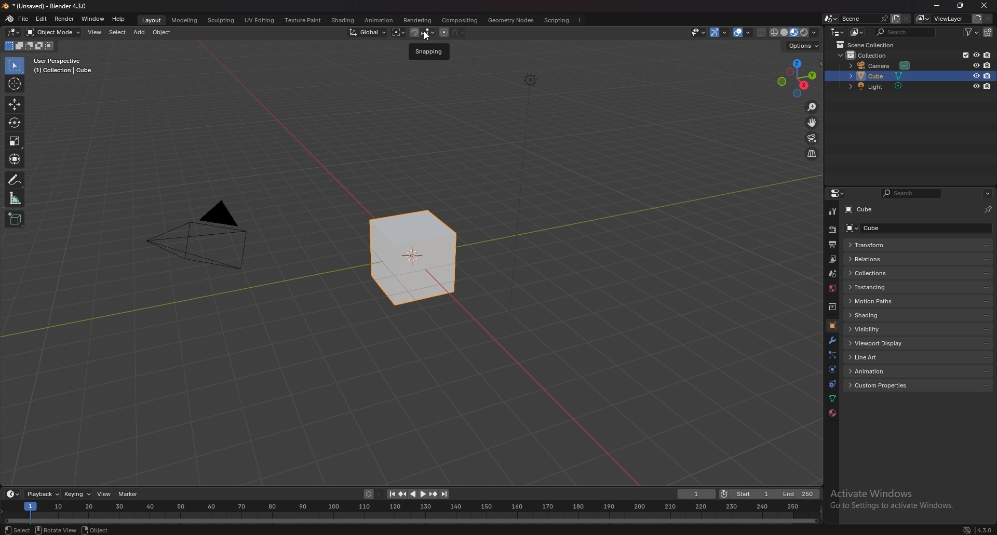 The height and width of the screenshot is (535, 997). I want to click on disable in renders, so click(988, 65).